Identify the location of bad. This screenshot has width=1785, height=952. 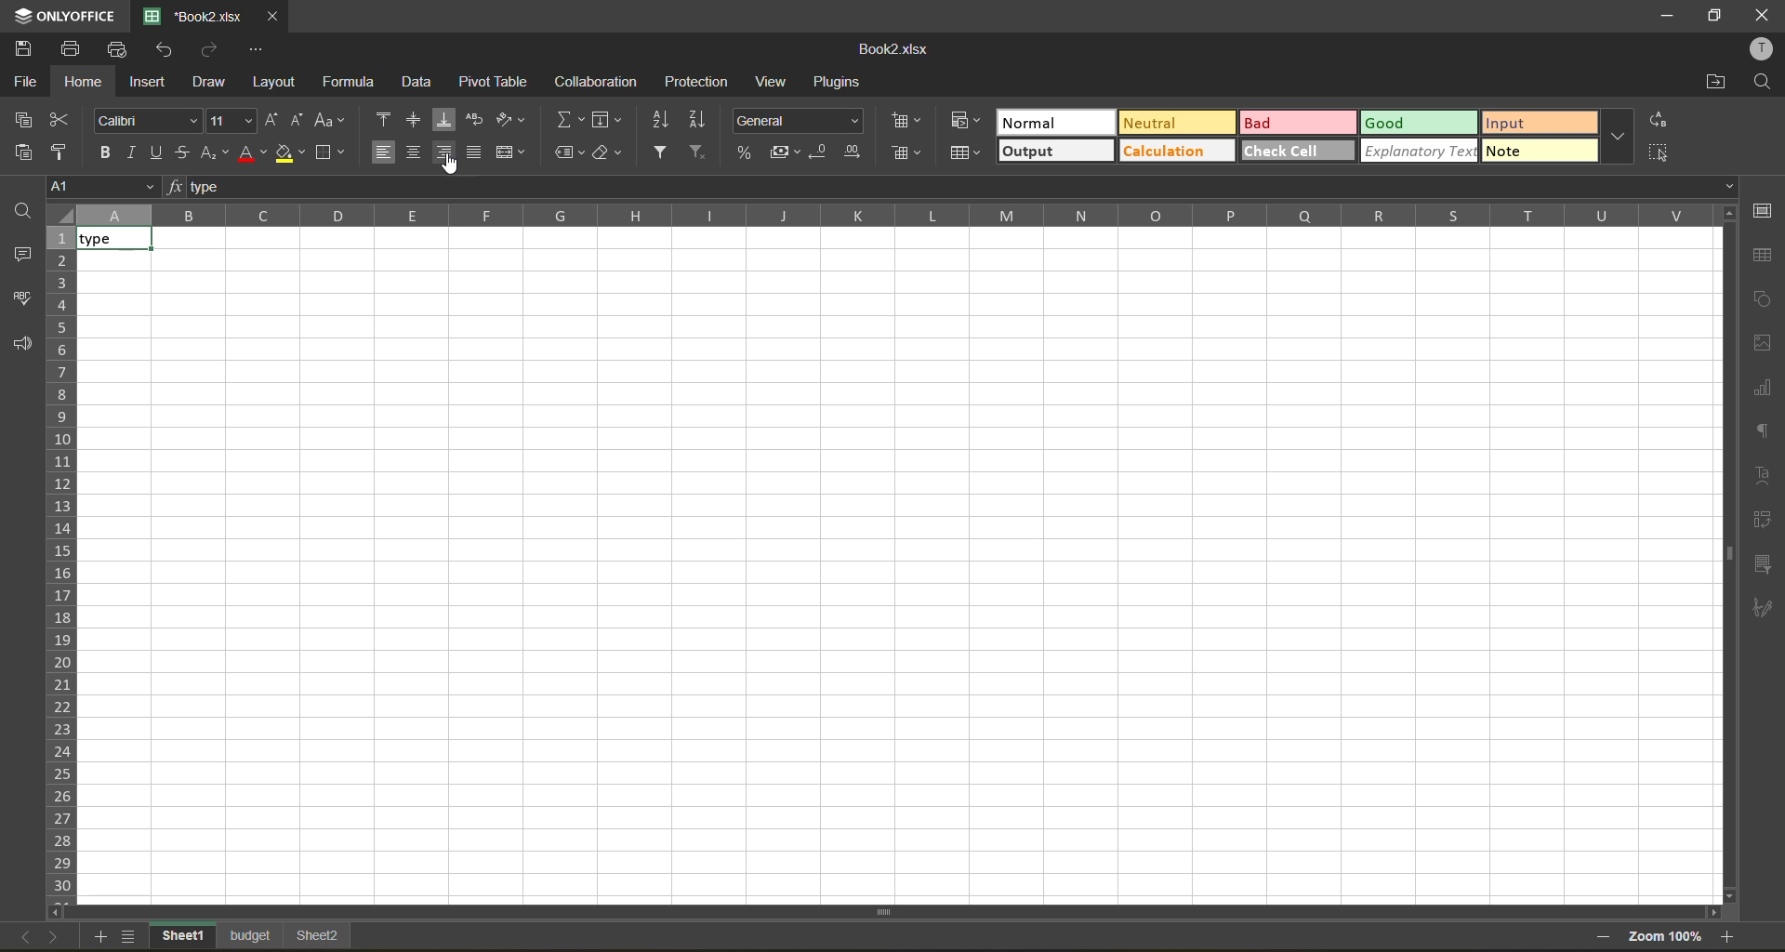
(1298, 122).